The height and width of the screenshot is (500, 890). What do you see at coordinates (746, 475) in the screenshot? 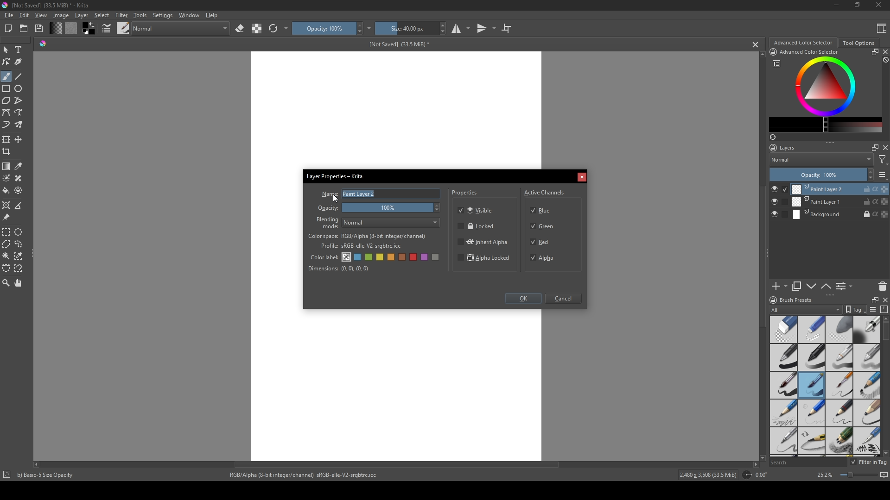
I see `icon` at bounding box center [746, 475].